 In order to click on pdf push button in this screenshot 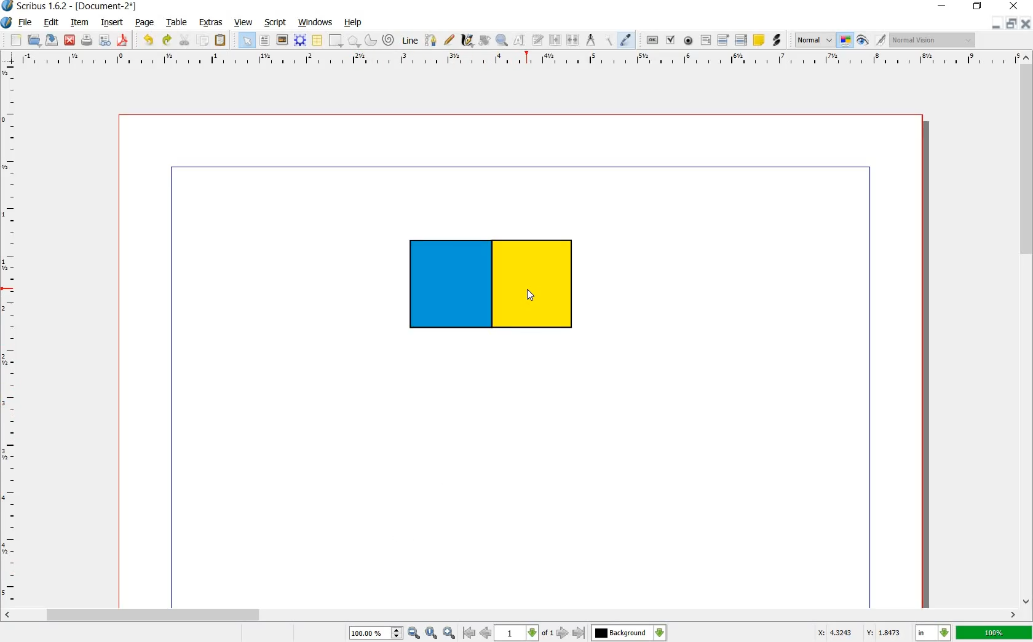, I will do `click(652, 40)`.